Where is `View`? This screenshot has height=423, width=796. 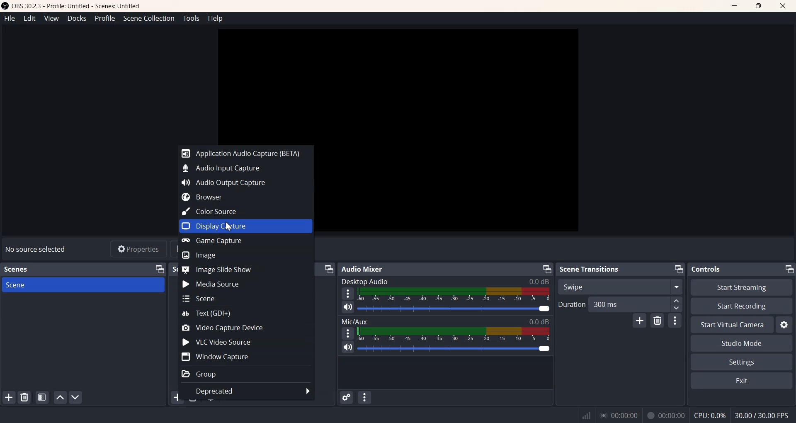
View is located at coordinates (51, 18).